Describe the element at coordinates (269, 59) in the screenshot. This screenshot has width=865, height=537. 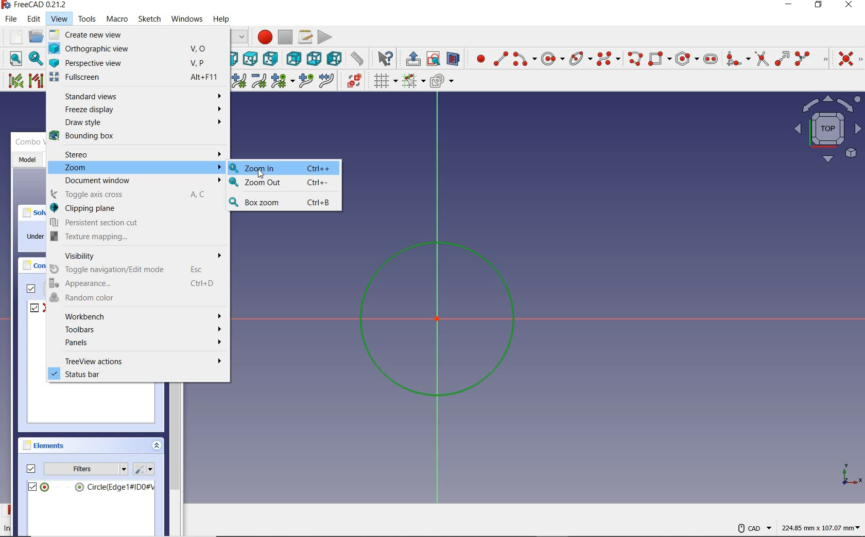
I see `right` at that location.